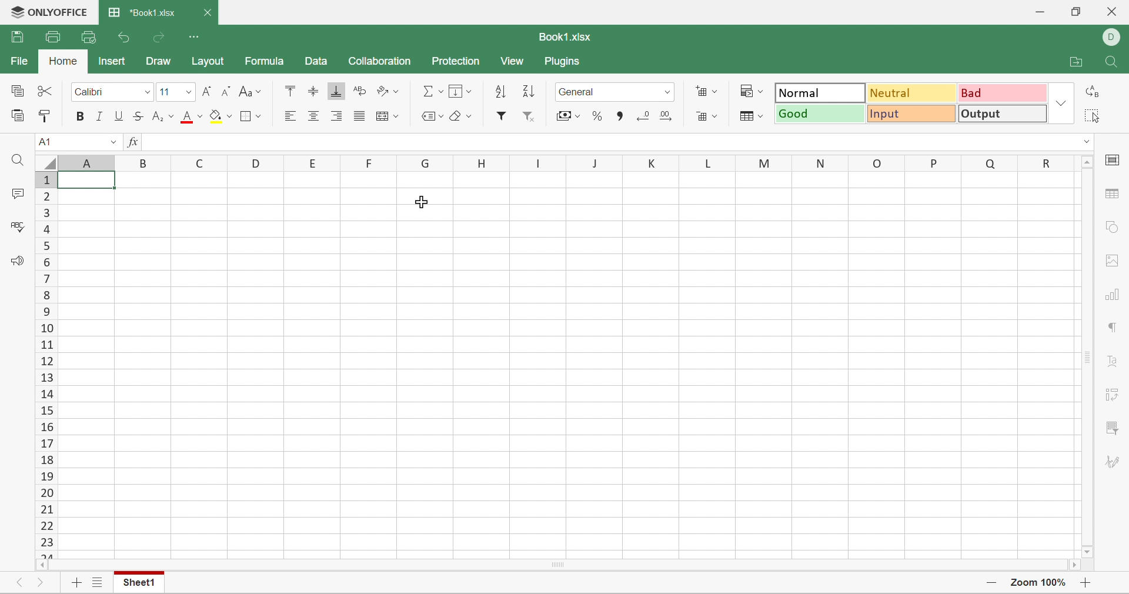  I want to click on Increase decimal, so click(666, 115).